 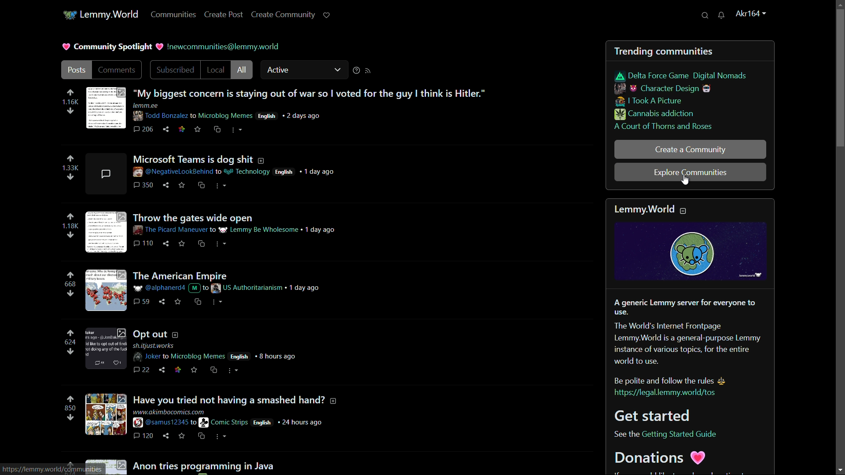 What do you see at coordinates (649, 102) in the screenshot?
I see `i took a picture` at bounding box center [649, 102].